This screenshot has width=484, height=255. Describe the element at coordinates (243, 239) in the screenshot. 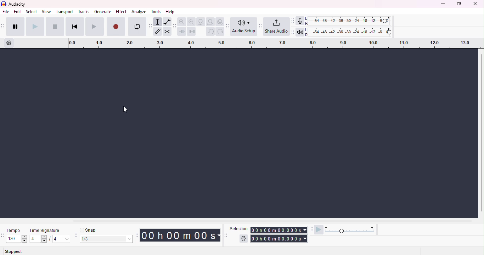

I see `selection options` at that location.